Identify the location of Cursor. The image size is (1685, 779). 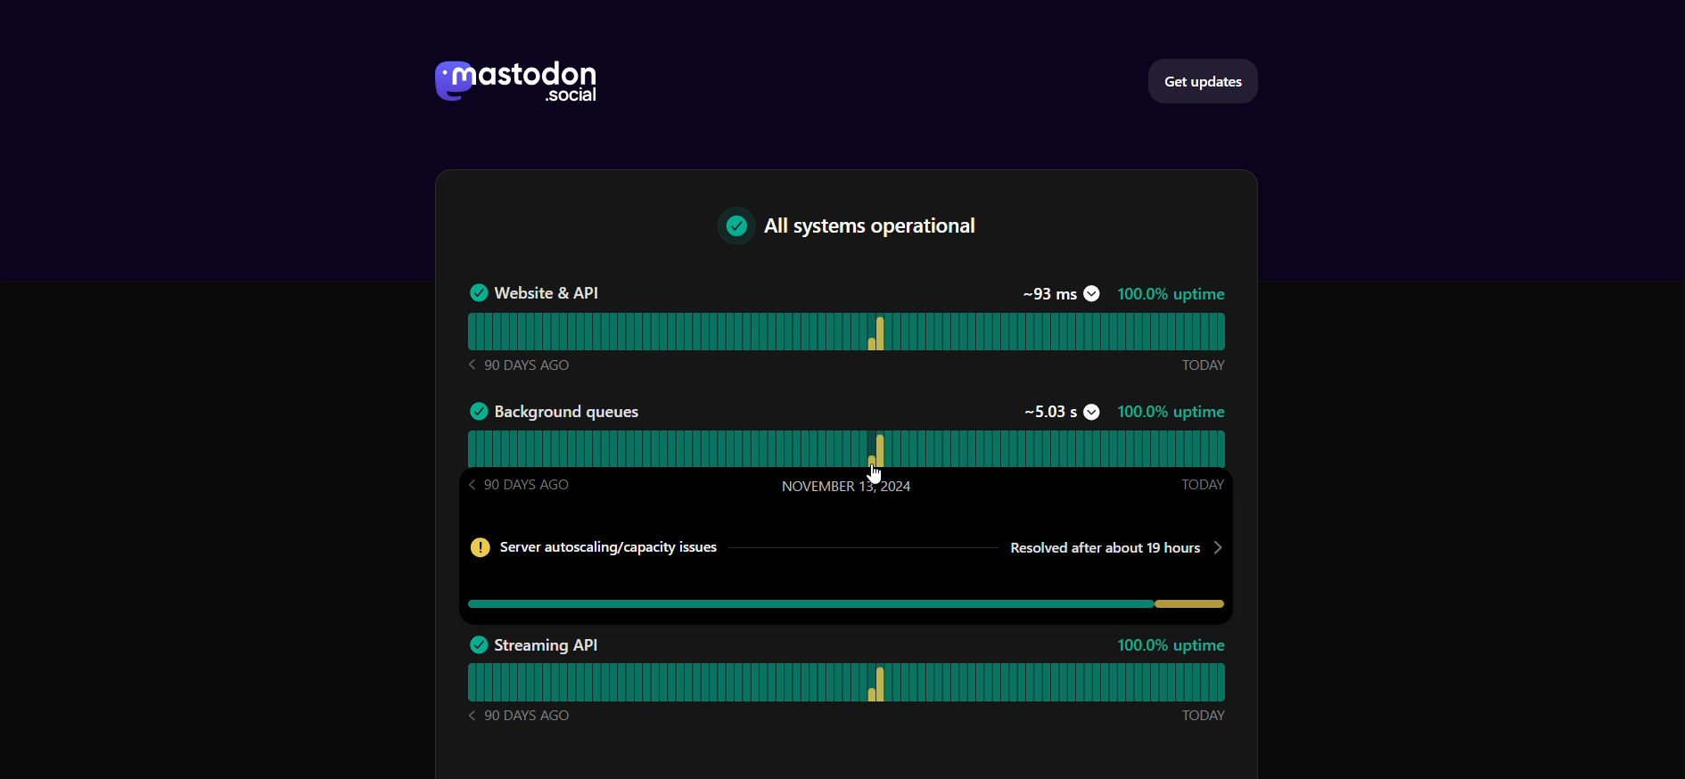
(875, 473).